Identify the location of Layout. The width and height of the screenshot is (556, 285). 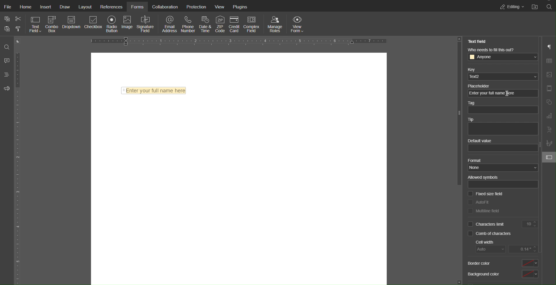
(85, 7).